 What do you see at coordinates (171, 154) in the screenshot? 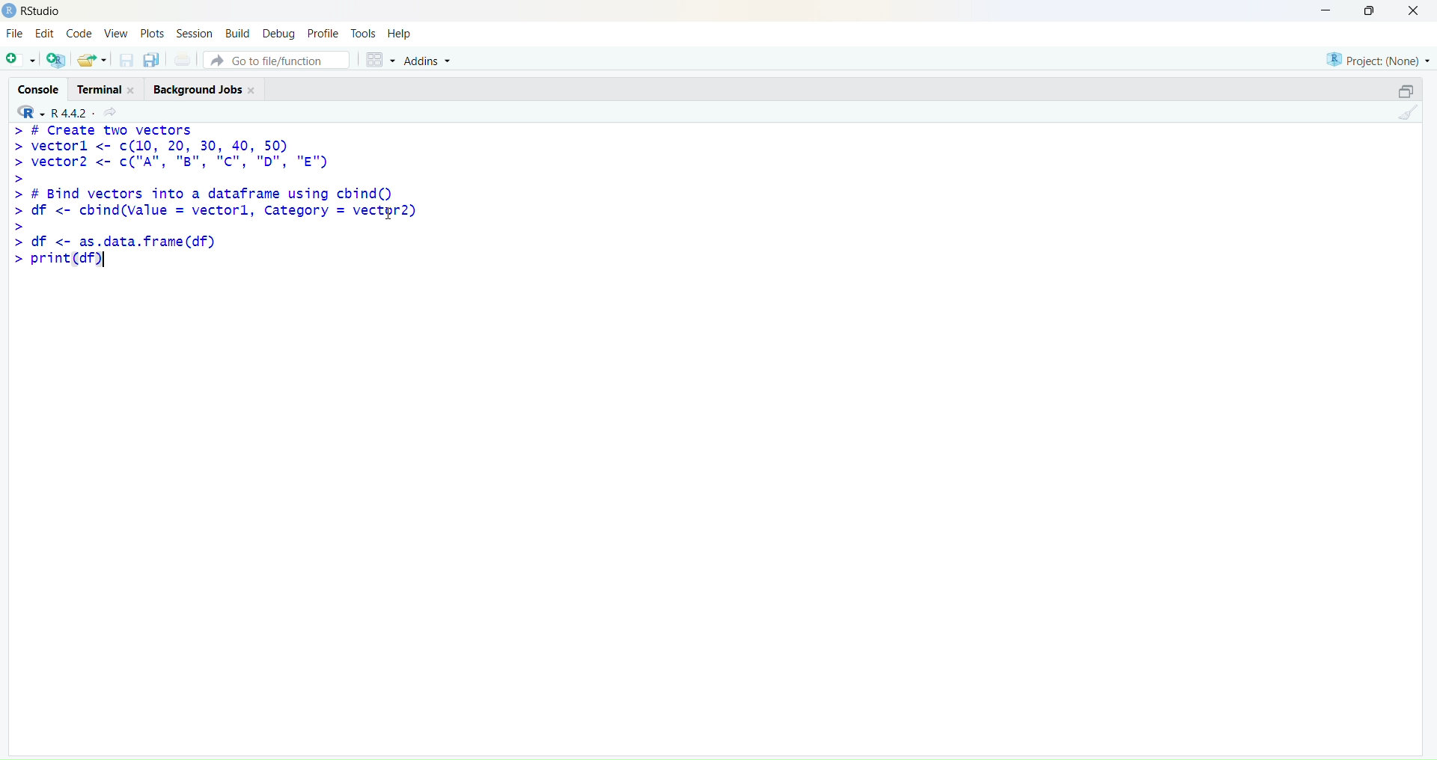
I see `# Create two vectorsvectorl <- c(10, 20, 30, 40, 50)vector2 <- c("A", "B", “C", "D", "E")` at bounding box center [171, 154].